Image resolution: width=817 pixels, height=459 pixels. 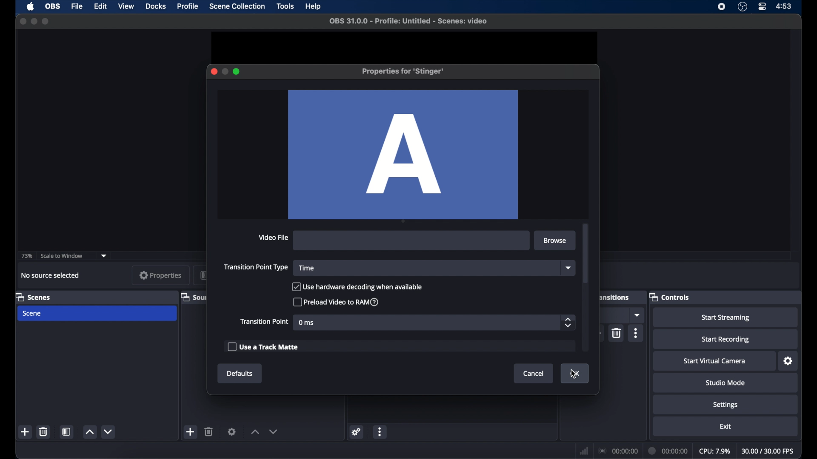 I want to click on delete, so click(x=209, y=431).